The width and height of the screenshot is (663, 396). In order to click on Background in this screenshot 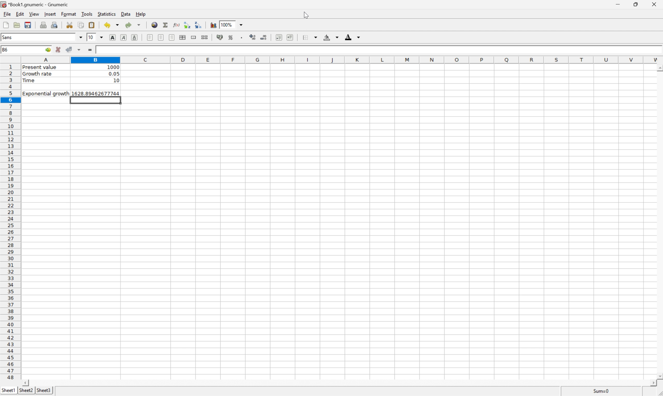, I will do `click(330, 37)`.